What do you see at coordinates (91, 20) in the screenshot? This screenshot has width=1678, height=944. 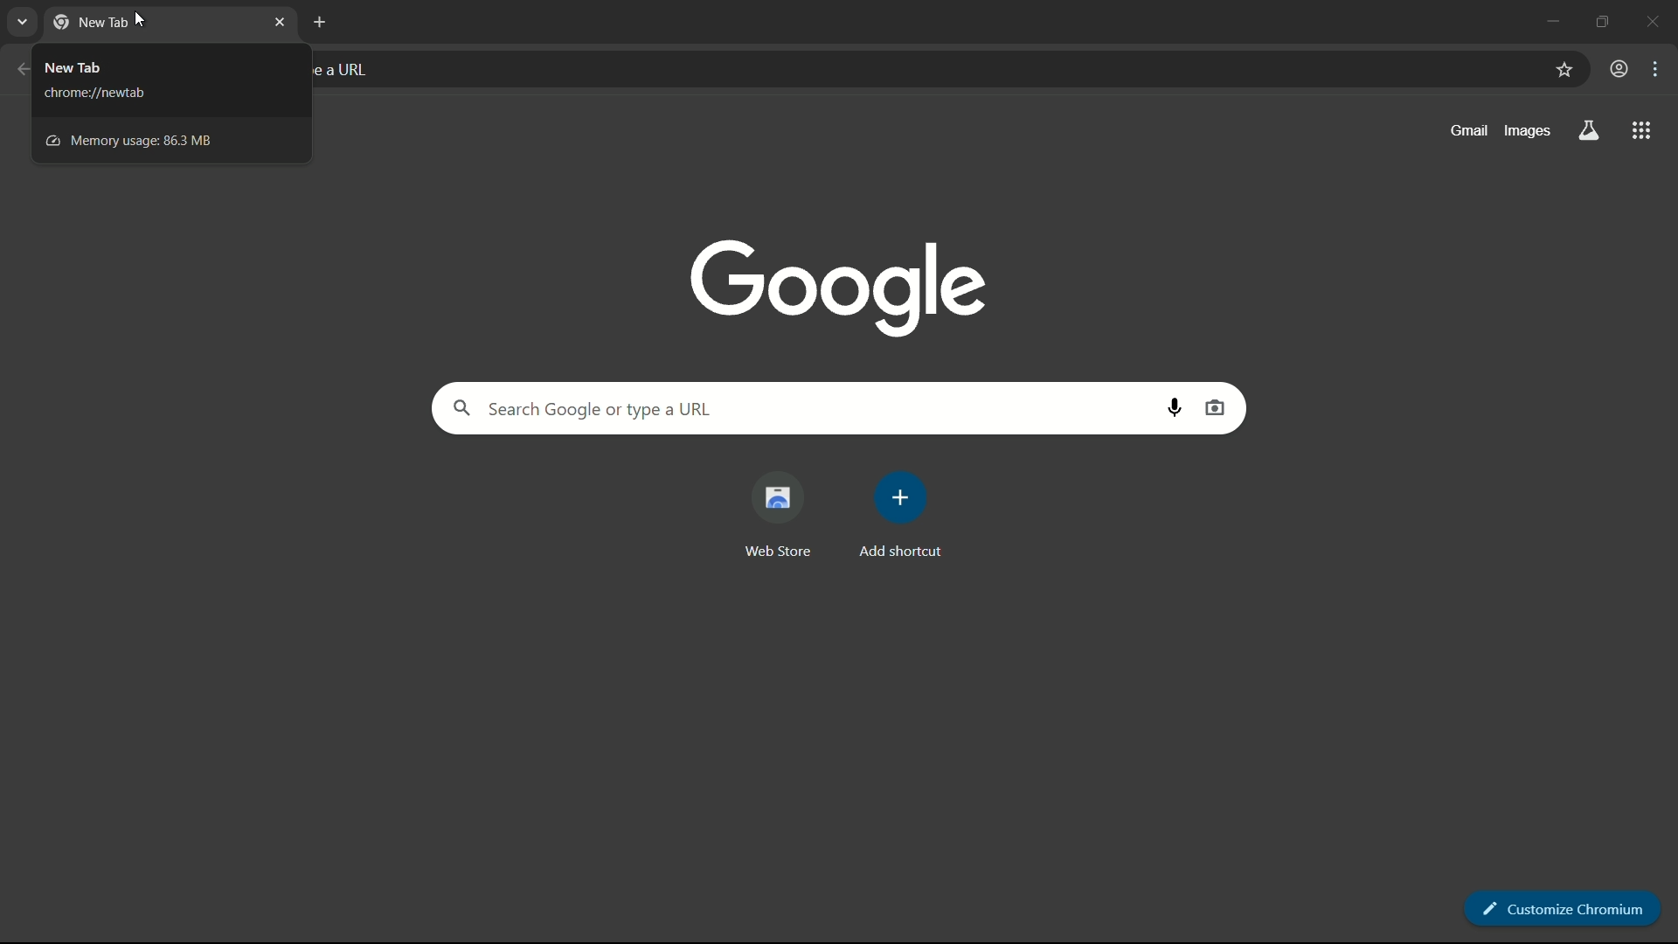 I see `new tab` at bounding box center [91, 20].